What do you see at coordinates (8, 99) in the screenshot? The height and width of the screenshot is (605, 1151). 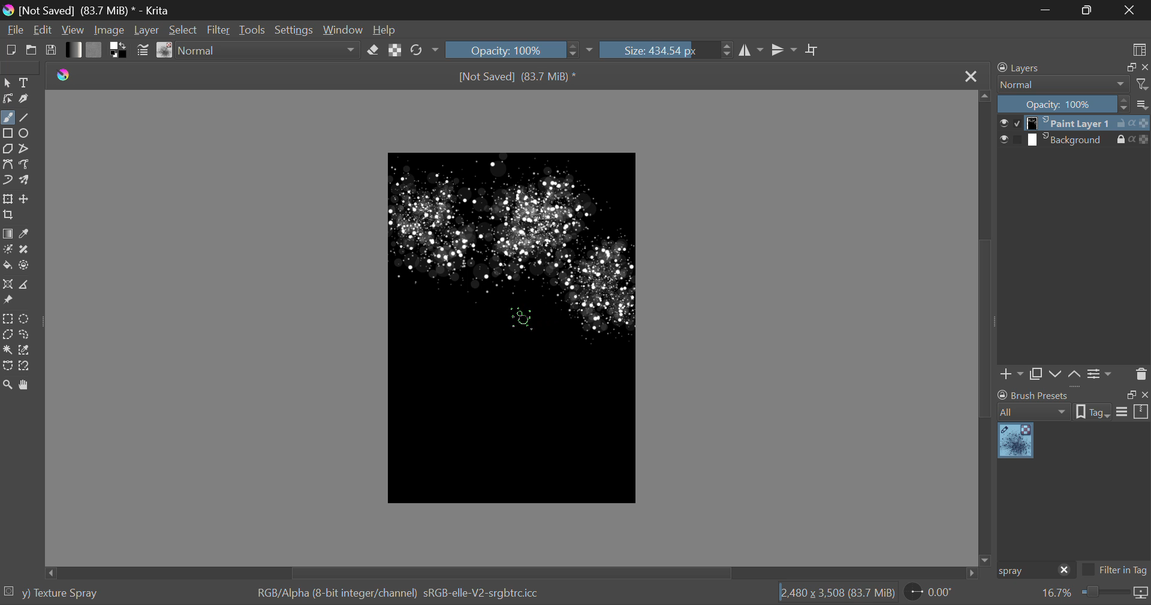 I see `Edit Shapes` at bounding box center [8, 99].